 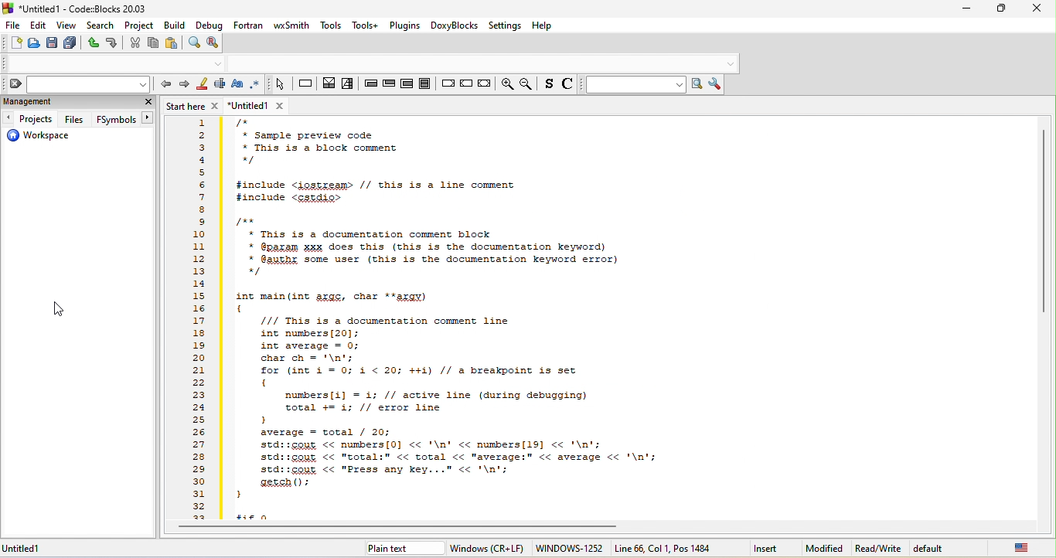 I want to click on code, so click(x=603, y=317).